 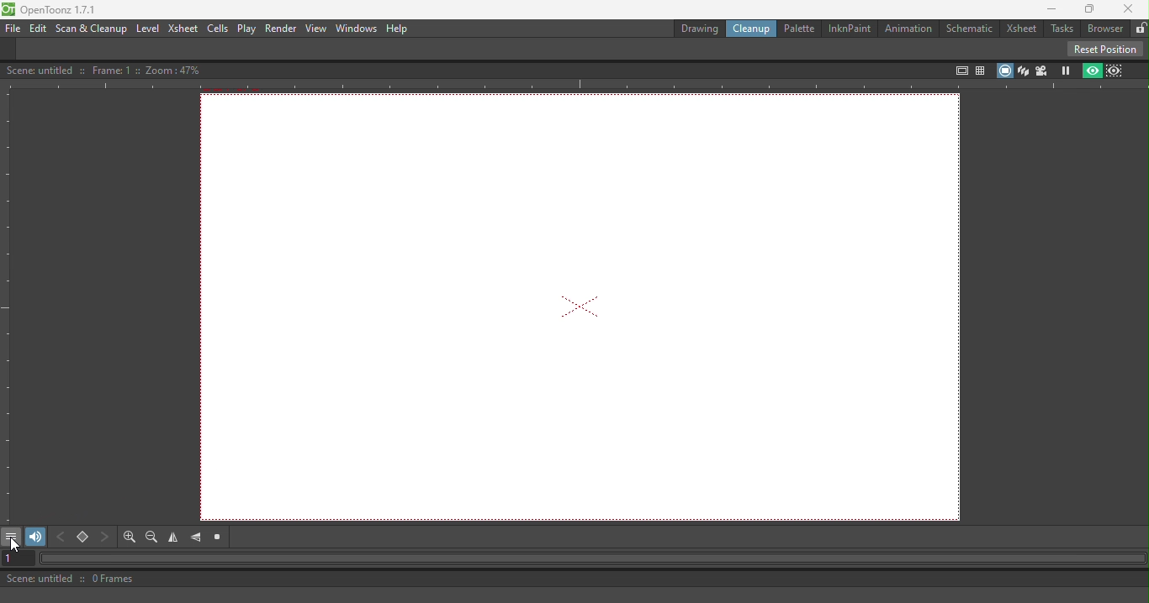 I want to click on Clean up, so click(x=749, y=29).